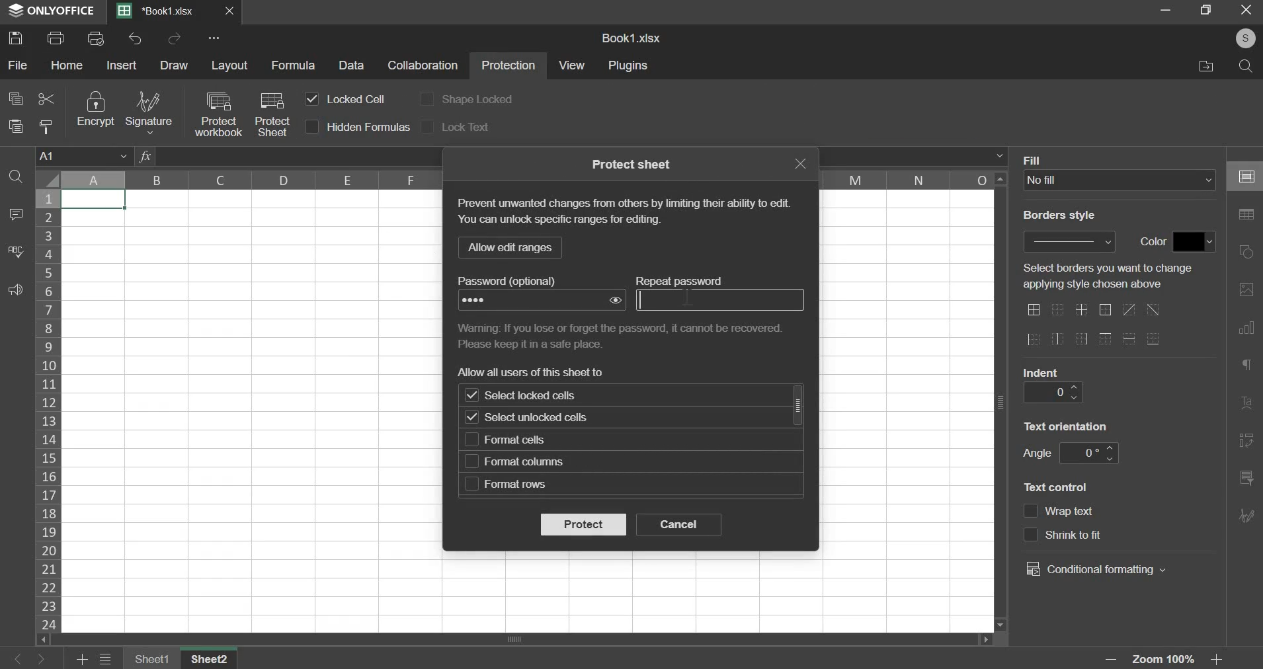 The image size is (1263, 669). Describe the element at coordinates (15, 290) in the screenshot. I see `feedback` at that location.